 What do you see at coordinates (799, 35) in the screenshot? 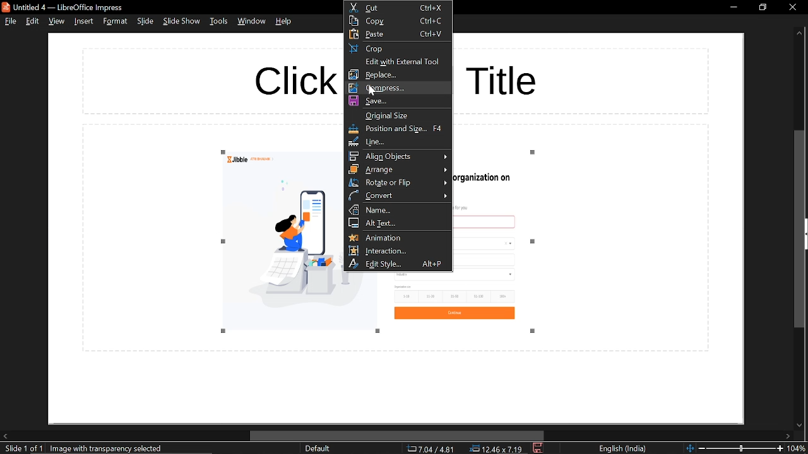
I see `move up` at bounding box center [799, 35].